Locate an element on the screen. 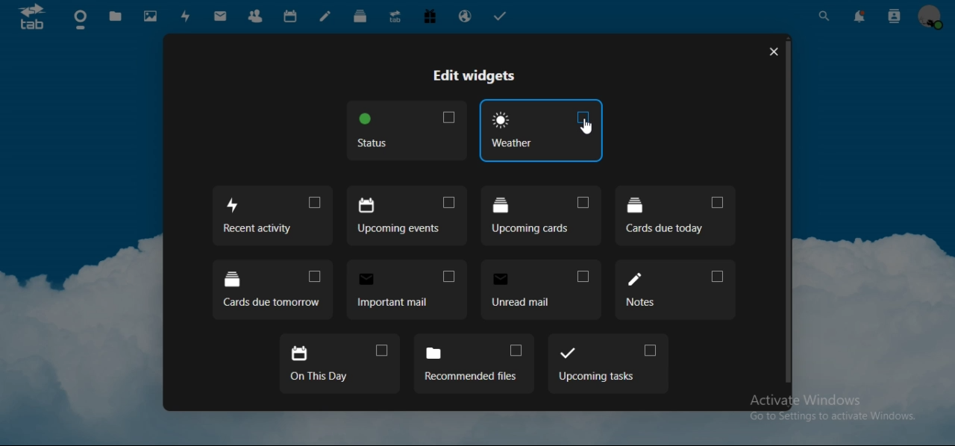  upgrade is located at coordinates (395, 17).